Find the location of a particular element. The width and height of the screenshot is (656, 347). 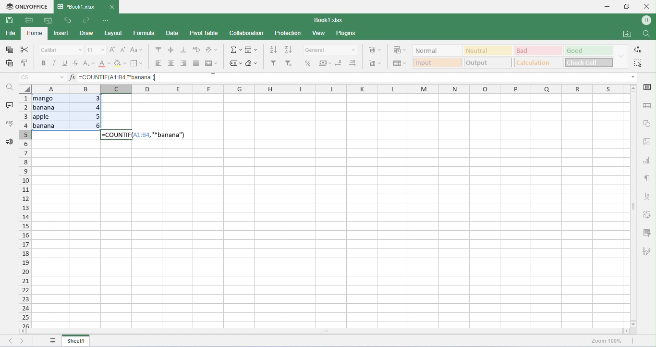

6 is located at coordinates (93, 126).